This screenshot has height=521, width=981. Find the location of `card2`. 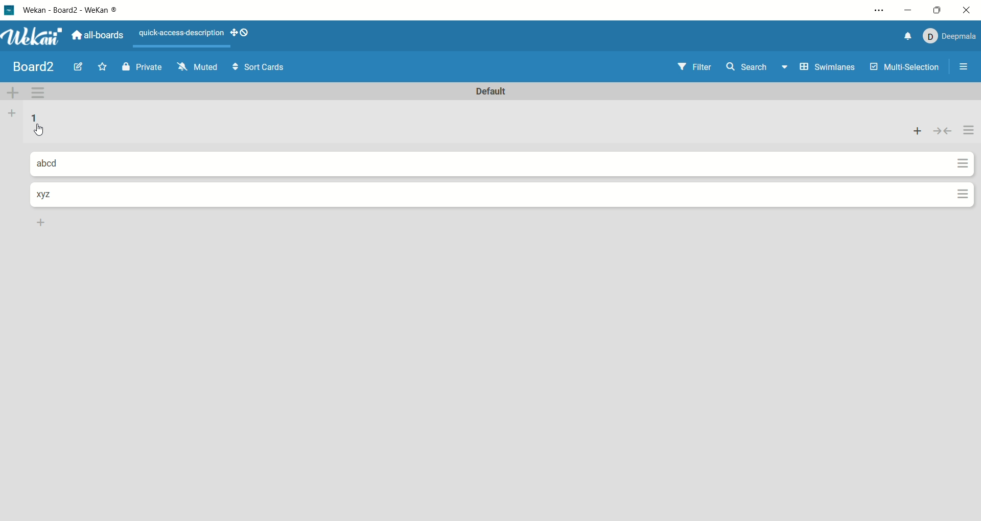

card2 is located at coordinates (45, 195).